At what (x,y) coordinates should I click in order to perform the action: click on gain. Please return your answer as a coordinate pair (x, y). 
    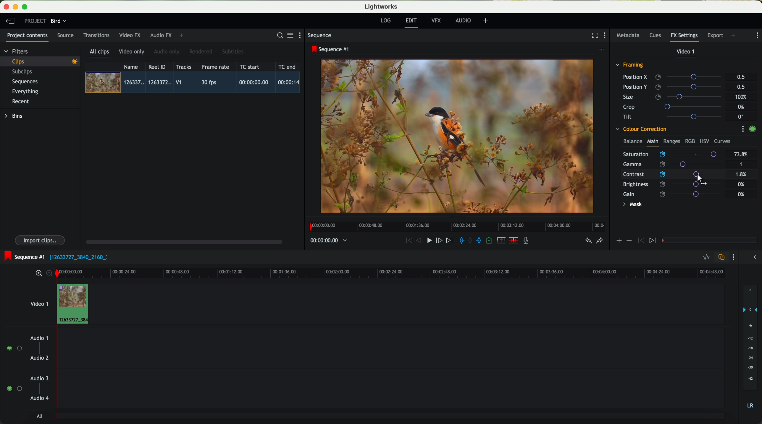
    Looking at the image, I should click on (676, 194).